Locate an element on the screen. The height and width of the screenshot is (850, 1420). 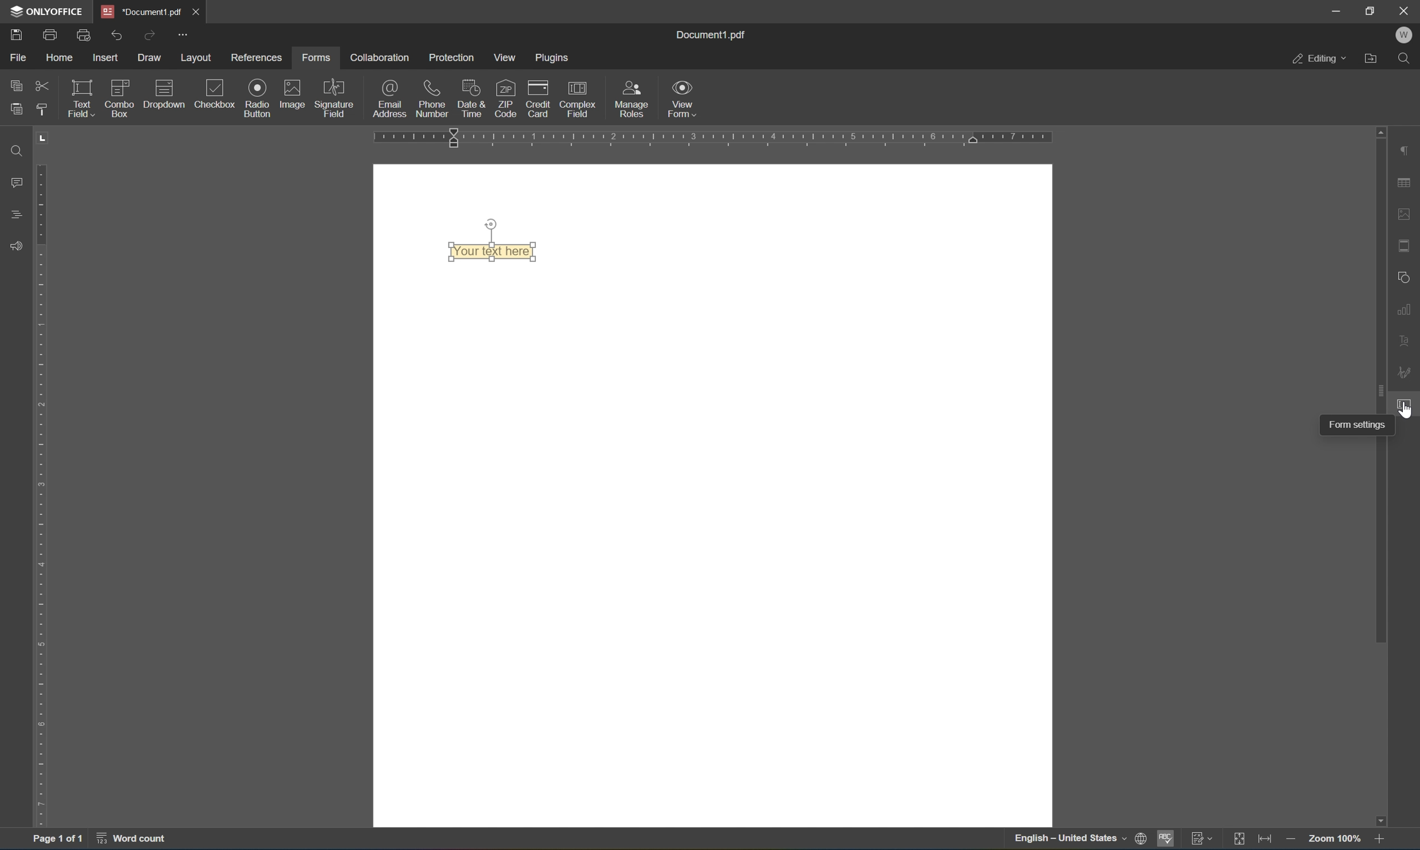
complex field is located at coordinates (584, 99).